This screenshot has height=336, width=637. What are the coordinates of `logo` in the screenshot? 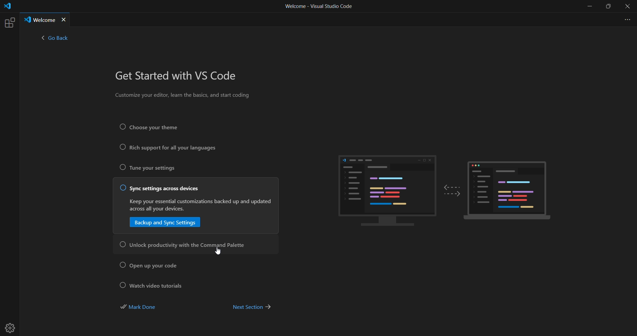 It's located at (7, 7).